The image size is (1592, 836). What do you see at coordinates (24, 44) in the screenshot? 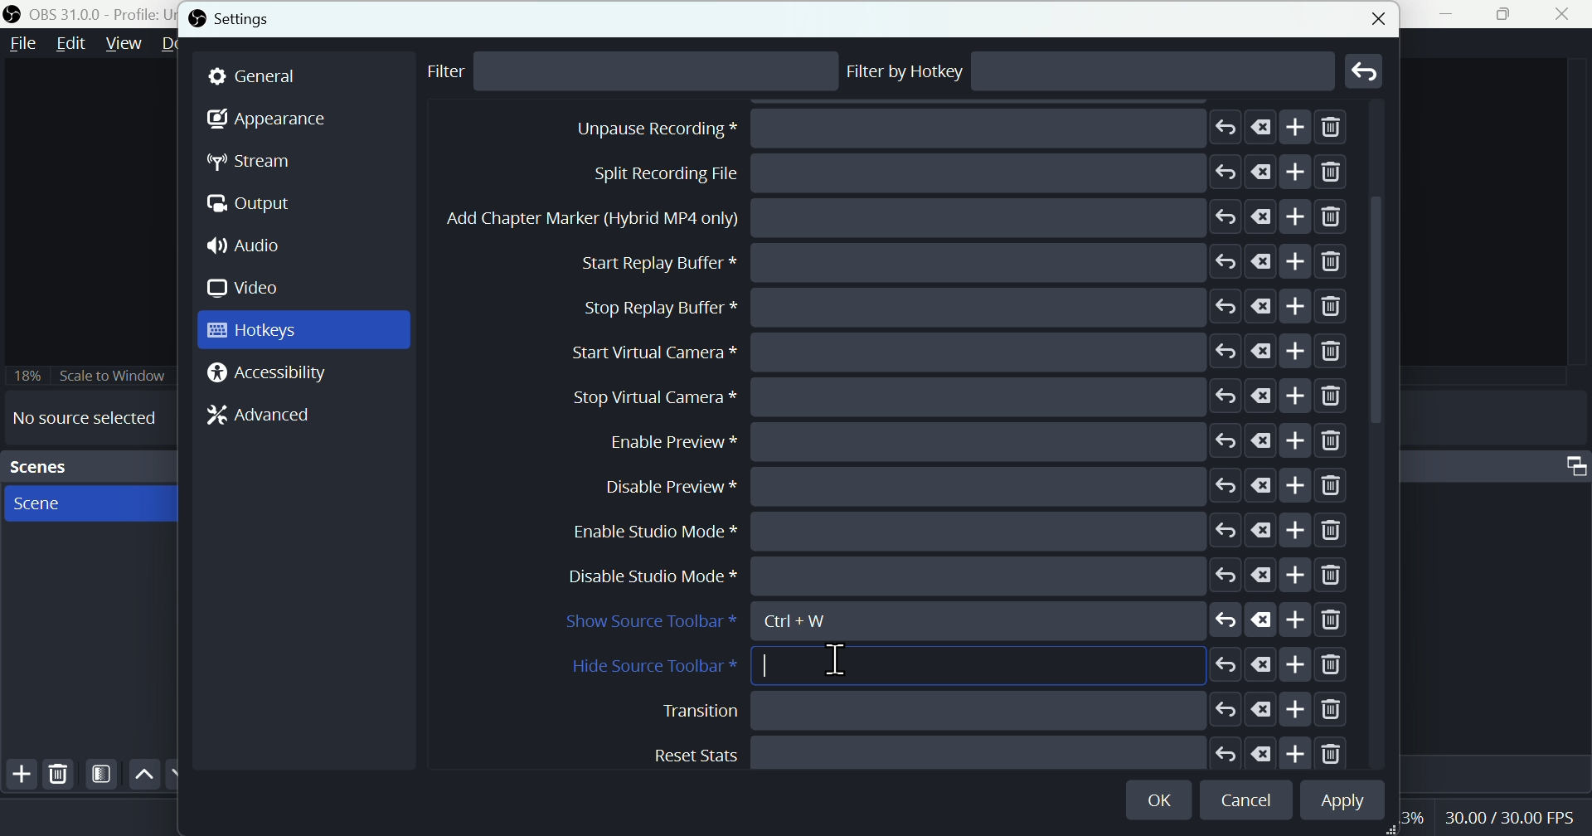
I see `file` at bounding box center [24, 44].